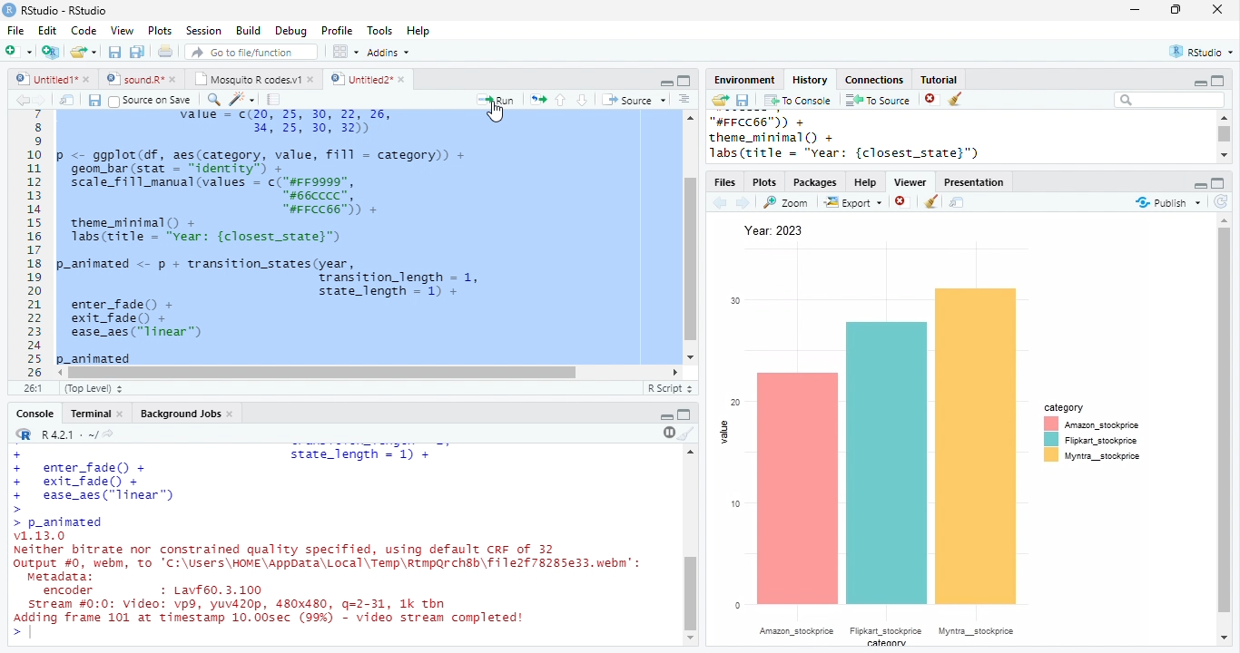  Describe the element at coordinates (123, 30) in the screenshot. I see `View` at that location.